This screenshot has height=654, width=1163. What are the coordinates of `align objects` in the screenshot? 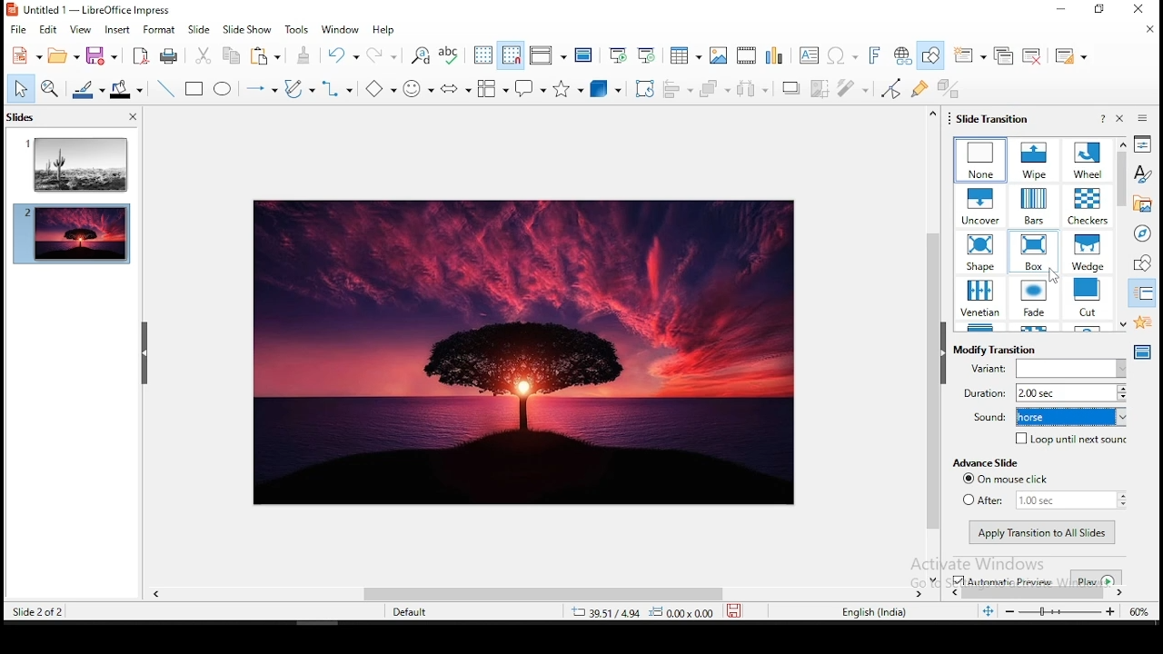 It's located at (681, 90).